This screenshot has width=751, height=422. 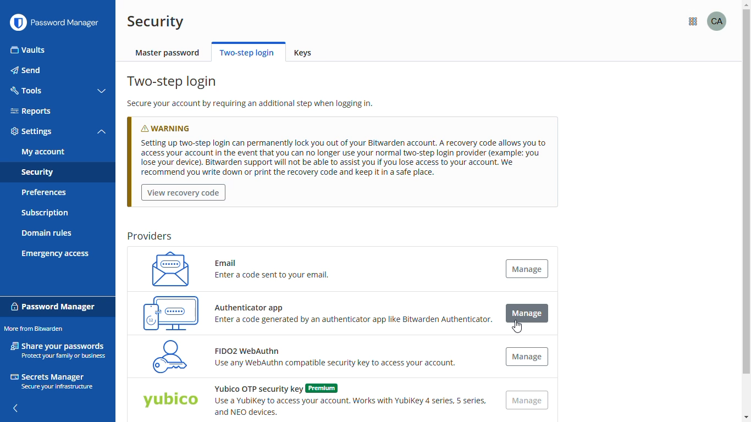 I want to click on keys, so click(x=306, y=53).